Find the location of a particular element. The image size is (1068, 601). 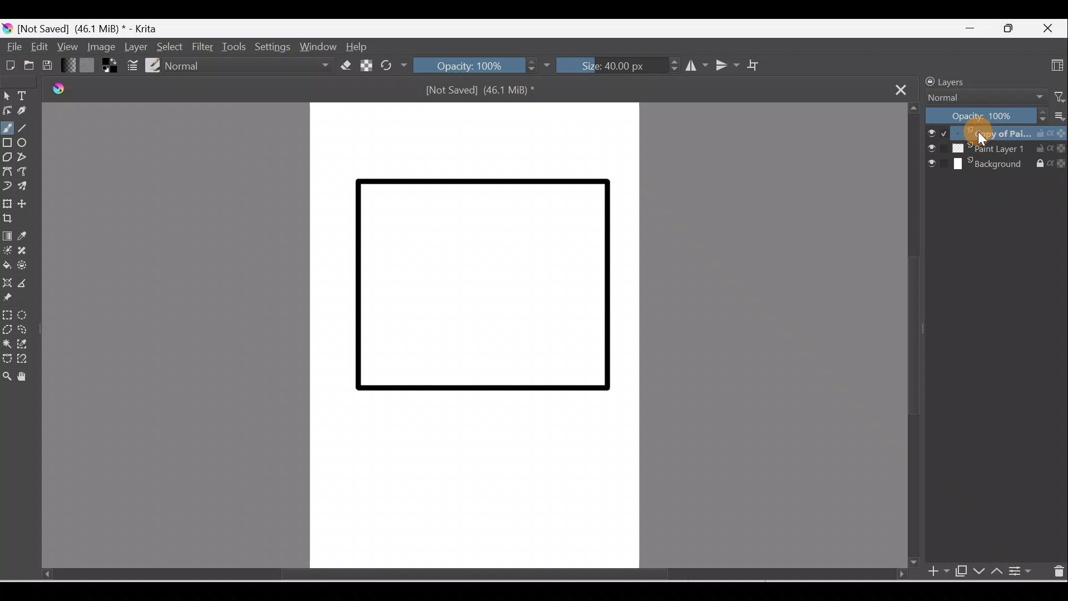

Close tab is located at coordinates (904, 90).